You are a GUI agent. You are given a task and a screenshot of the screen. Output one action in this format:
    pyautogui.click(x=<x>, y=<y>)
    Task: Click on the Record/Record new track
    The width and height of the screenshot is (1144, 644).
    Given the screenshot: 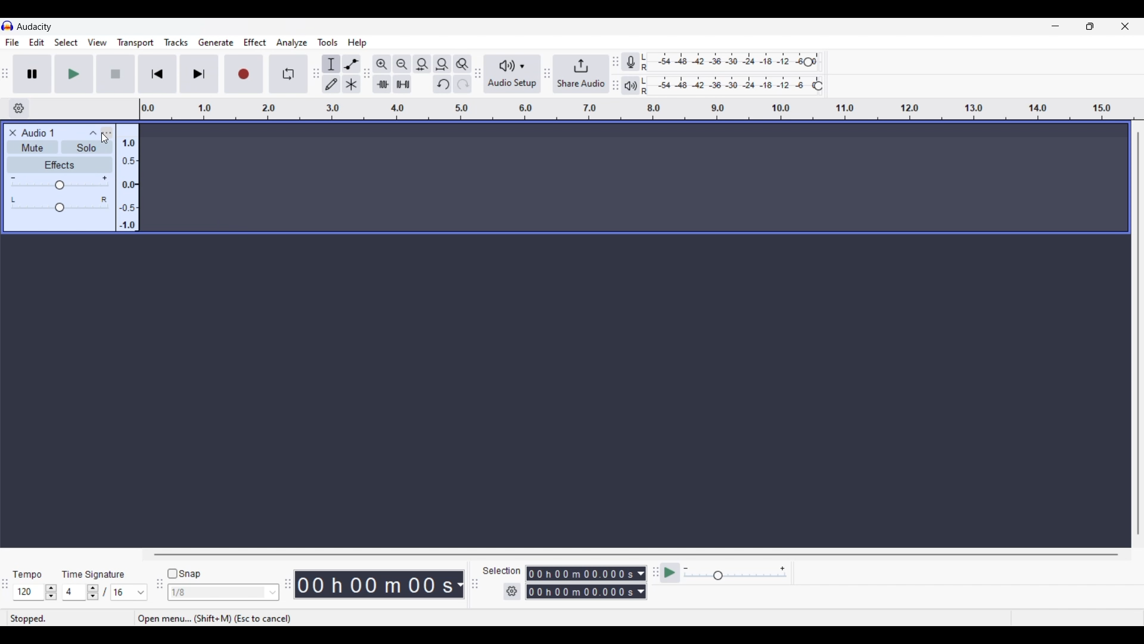 What is the action you would take?
    pyautogui.click(x=244, y=73)
    